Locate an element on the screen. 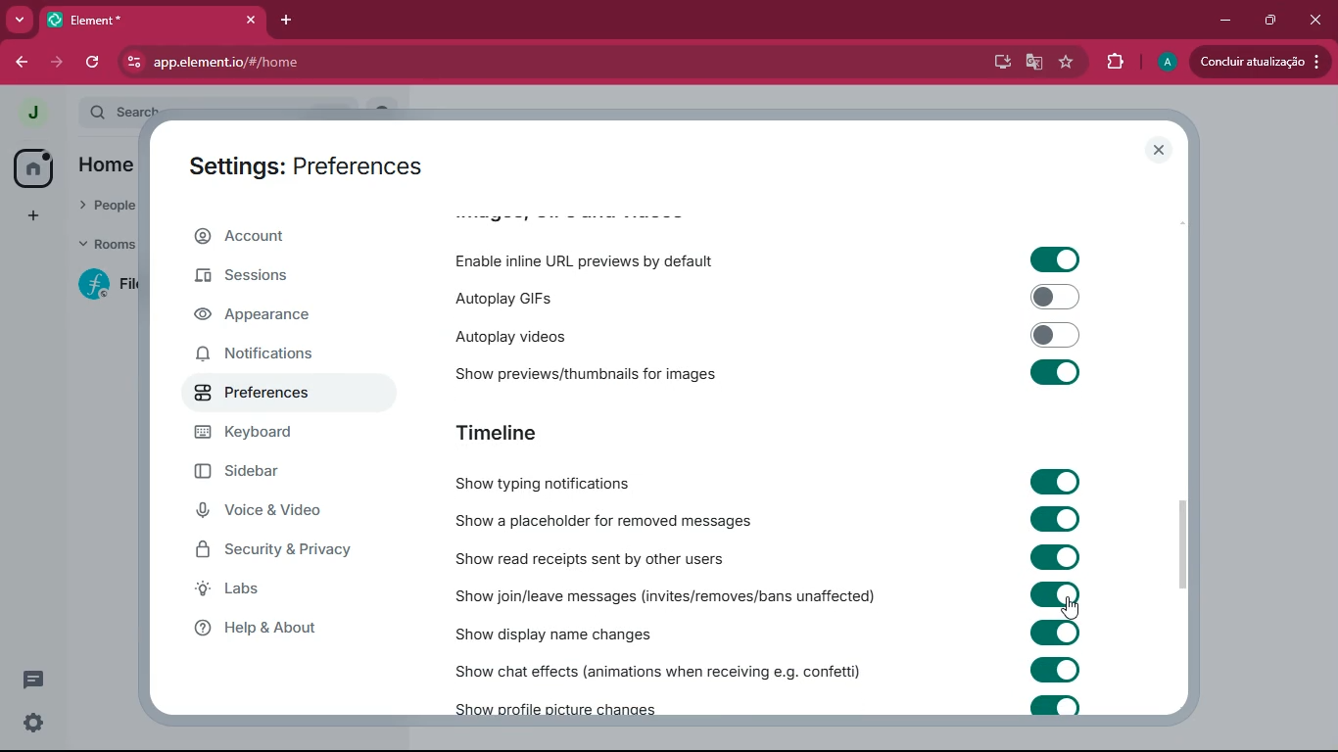  show join/leave messages (invites/removes/bans unaffected) is located at coordinates (659, 594).